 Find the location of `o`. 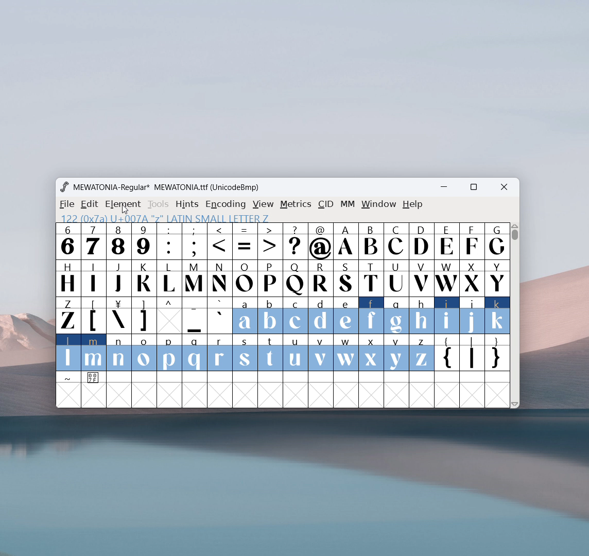

o is located at coordinates (145, 354).